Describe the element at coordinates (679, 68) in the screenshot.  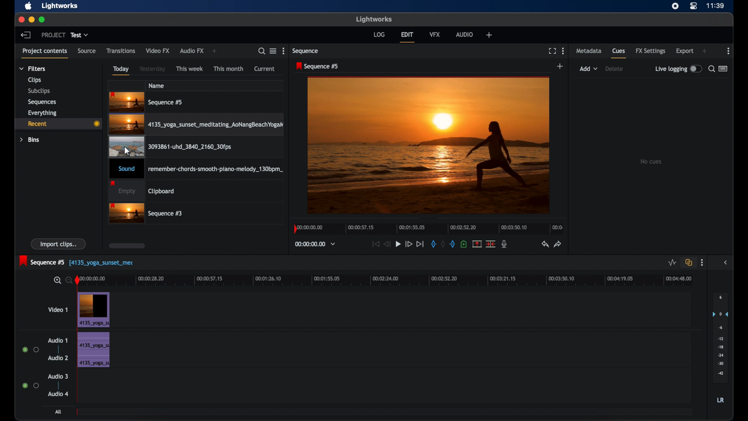
I see `live logging` at that location.